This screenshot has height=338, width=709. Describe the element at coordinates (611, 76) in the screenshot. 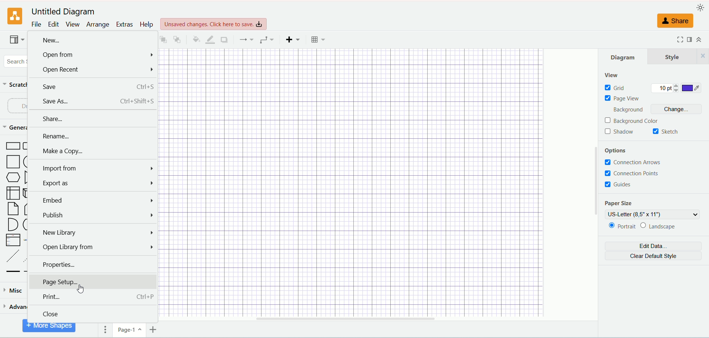

I see `view` at that location.